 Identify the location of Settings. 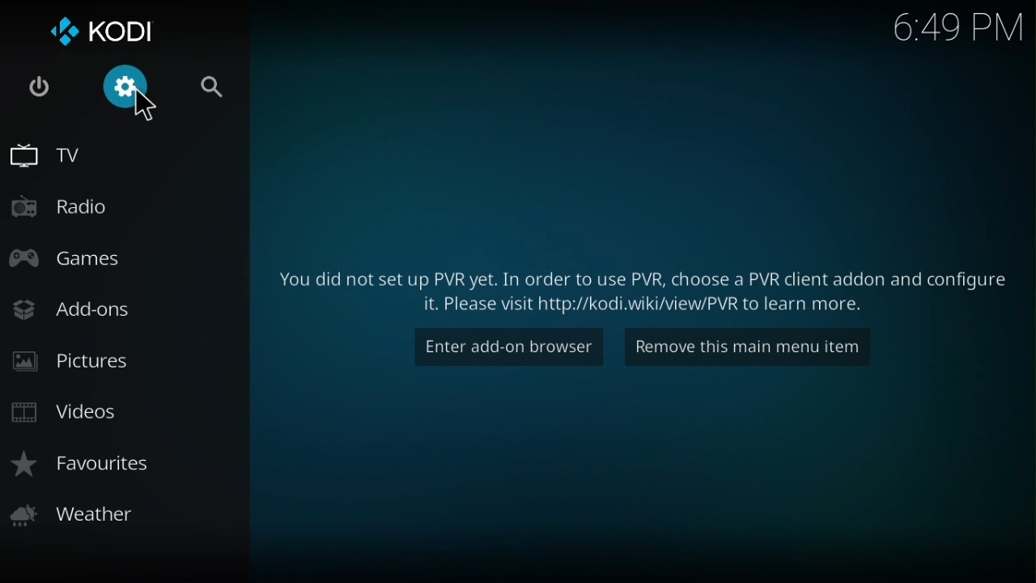
(131, 87).